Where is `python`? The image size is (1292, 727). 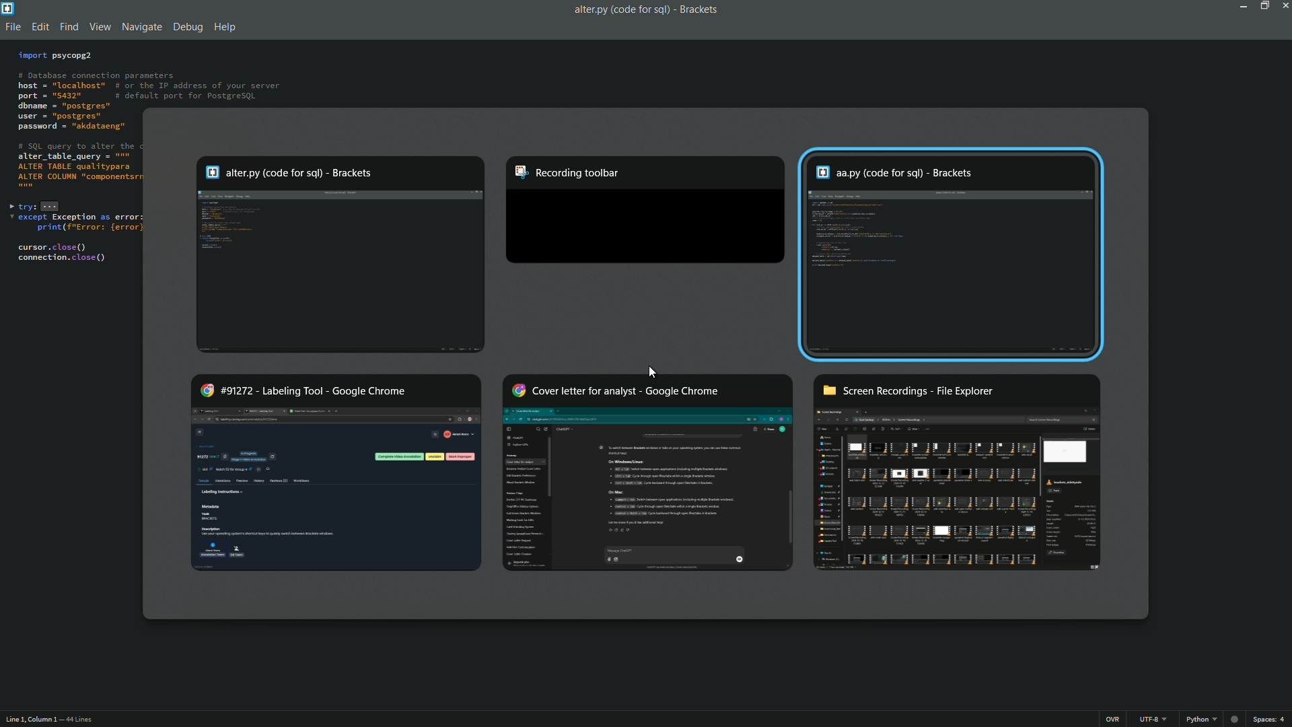 python is located at coordinates (1197, 720).